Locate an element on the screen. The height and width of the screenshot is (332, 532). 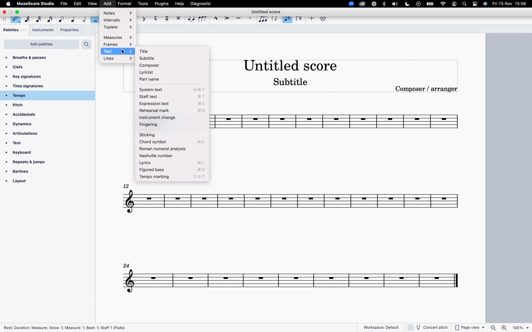
time signatures is located at coordinates (45, 86).